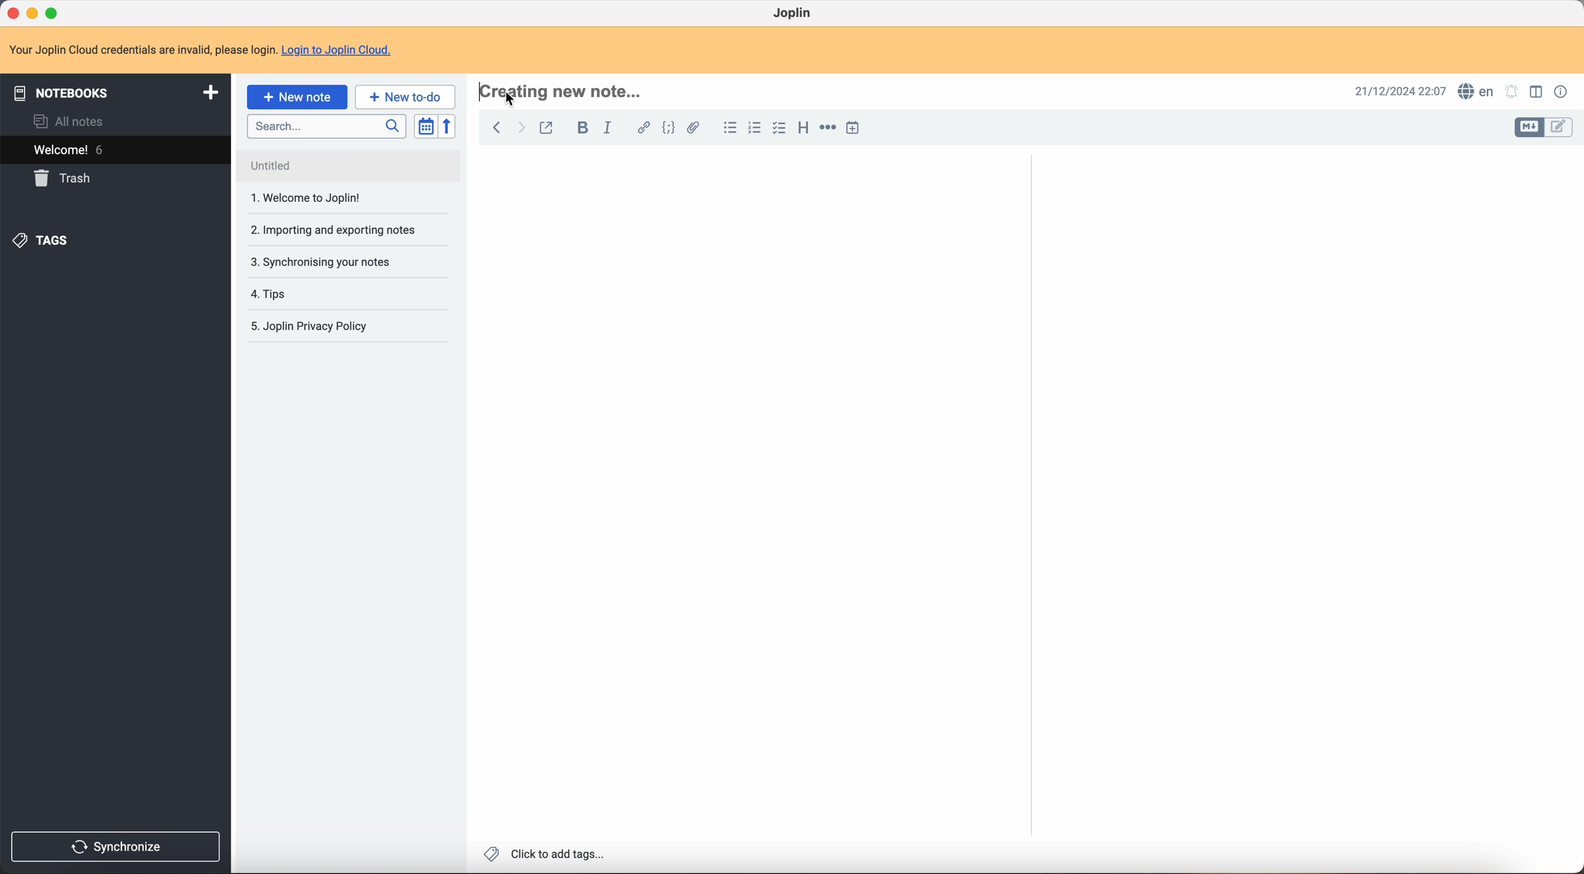 The image size is (1584, 874). Describe the element at coordinates (698, 128) in the screenshot. I see `attach file` at that location.